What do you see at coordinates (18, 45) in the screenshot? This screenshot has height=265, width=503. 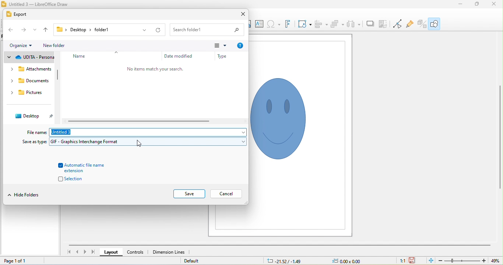 I see `organize` at bounding box center [18, 45].